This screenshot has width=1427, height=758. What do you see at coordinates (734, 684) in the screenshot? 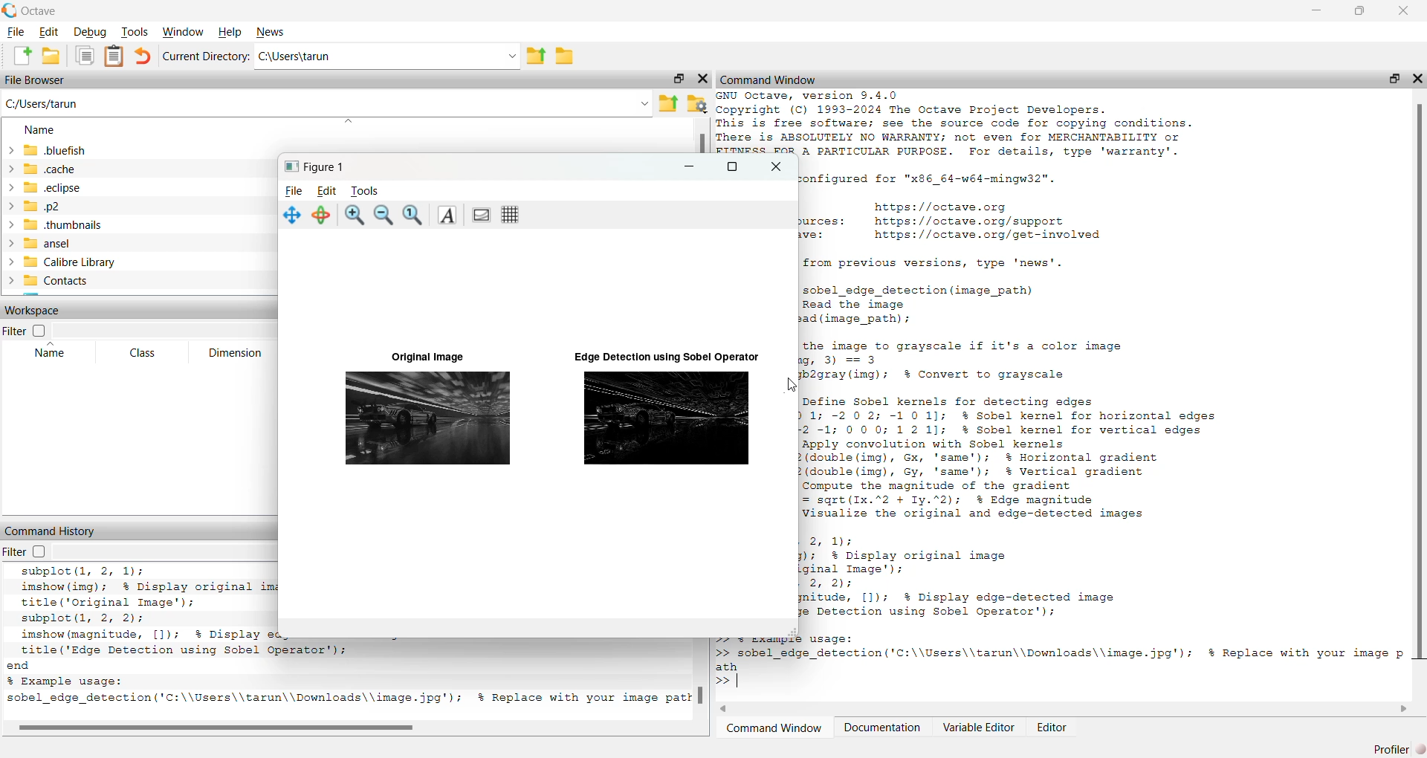
I see `typing cursor` at bounding box center [734, 684].